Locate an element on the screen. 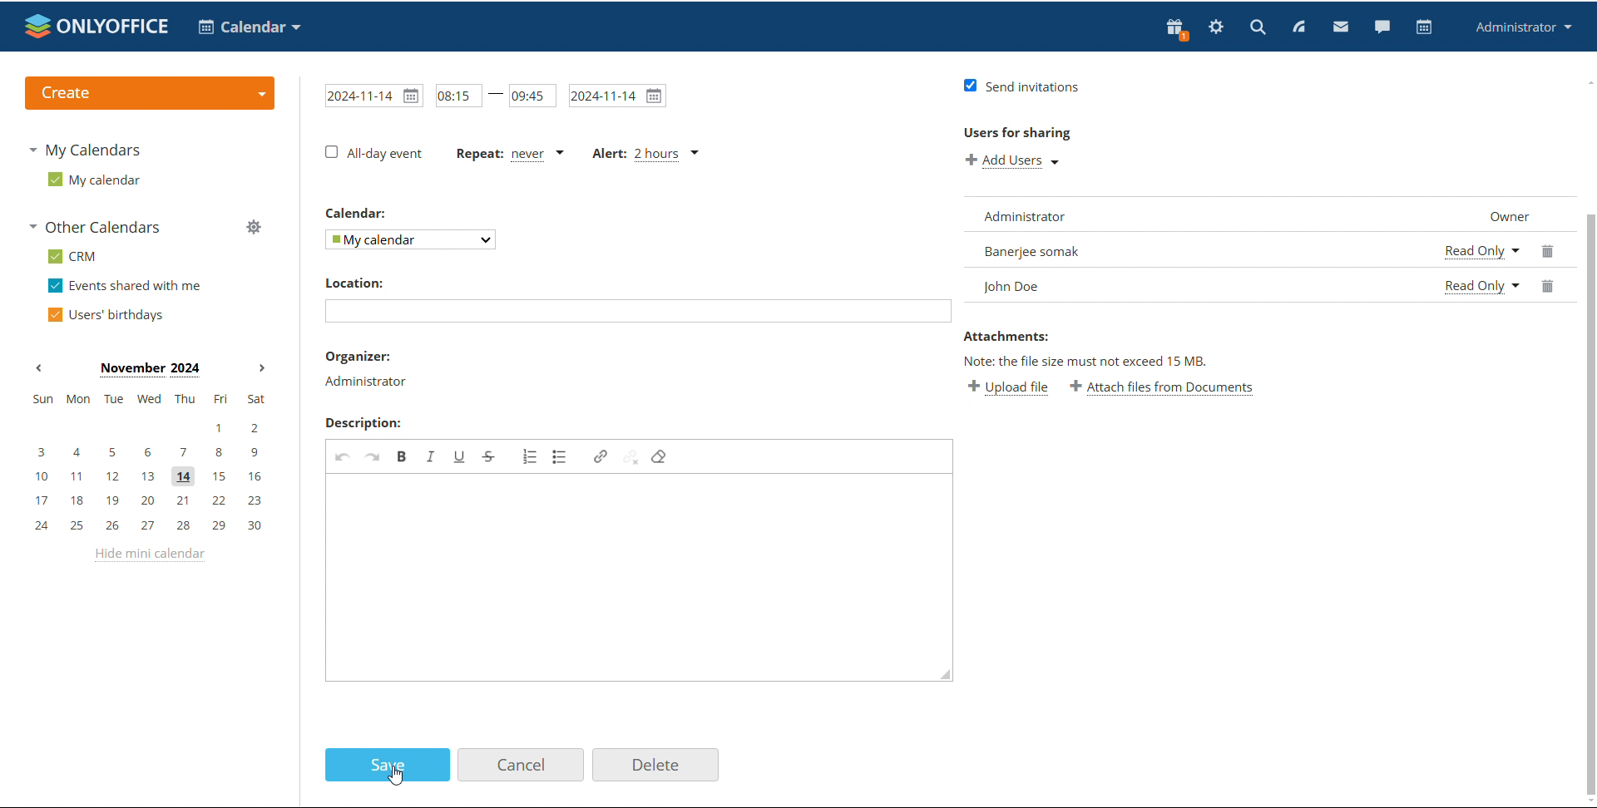  Designation of the user is located at coordinates (1501, 215).